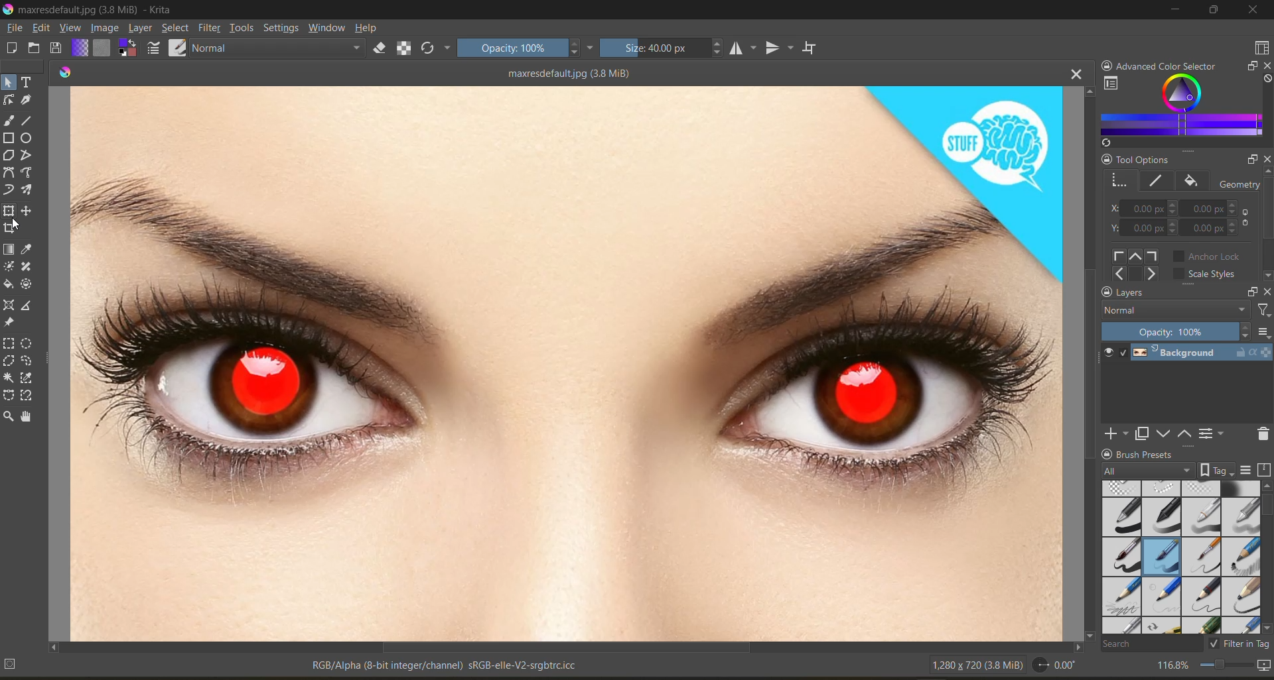 The image size is (1274, 680). Describe the element at coordinates (1263, 332) in the screenshot. I see `options` at that location.